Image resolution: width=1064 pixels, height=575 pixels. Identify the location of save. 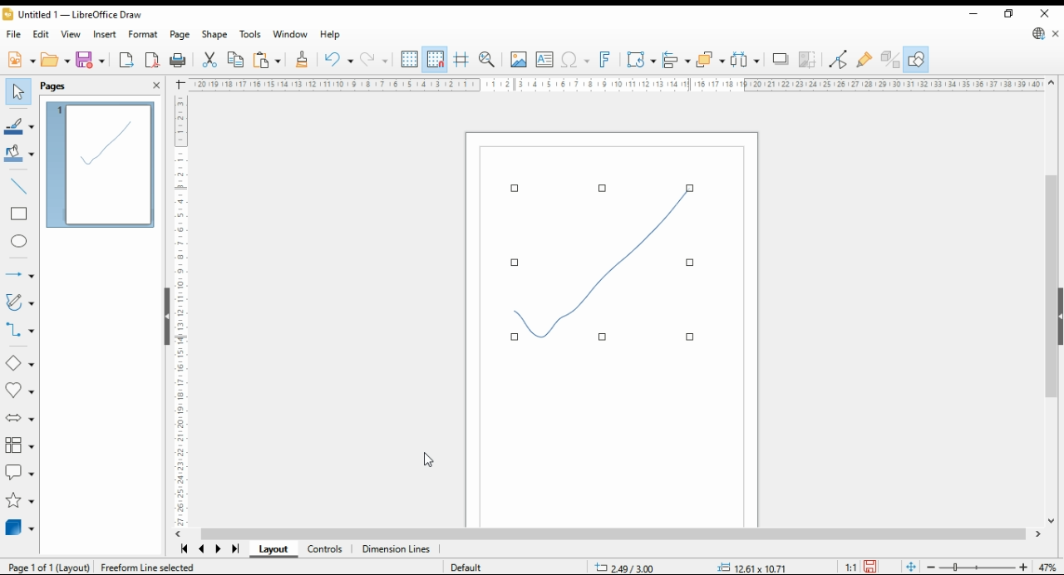
(872, 568).